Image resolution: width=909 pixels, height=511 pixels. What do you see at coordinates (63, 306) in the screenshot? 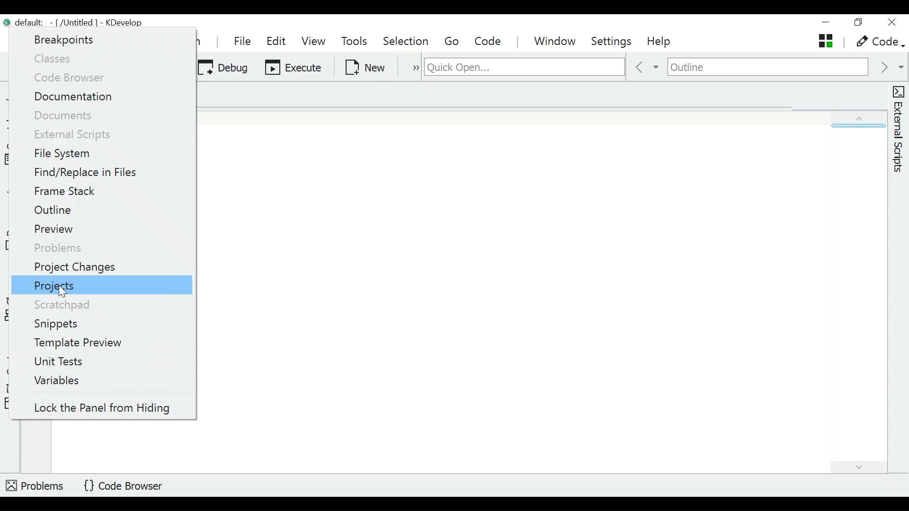
I see `Scratchpad` at bounding box center [63, 306].